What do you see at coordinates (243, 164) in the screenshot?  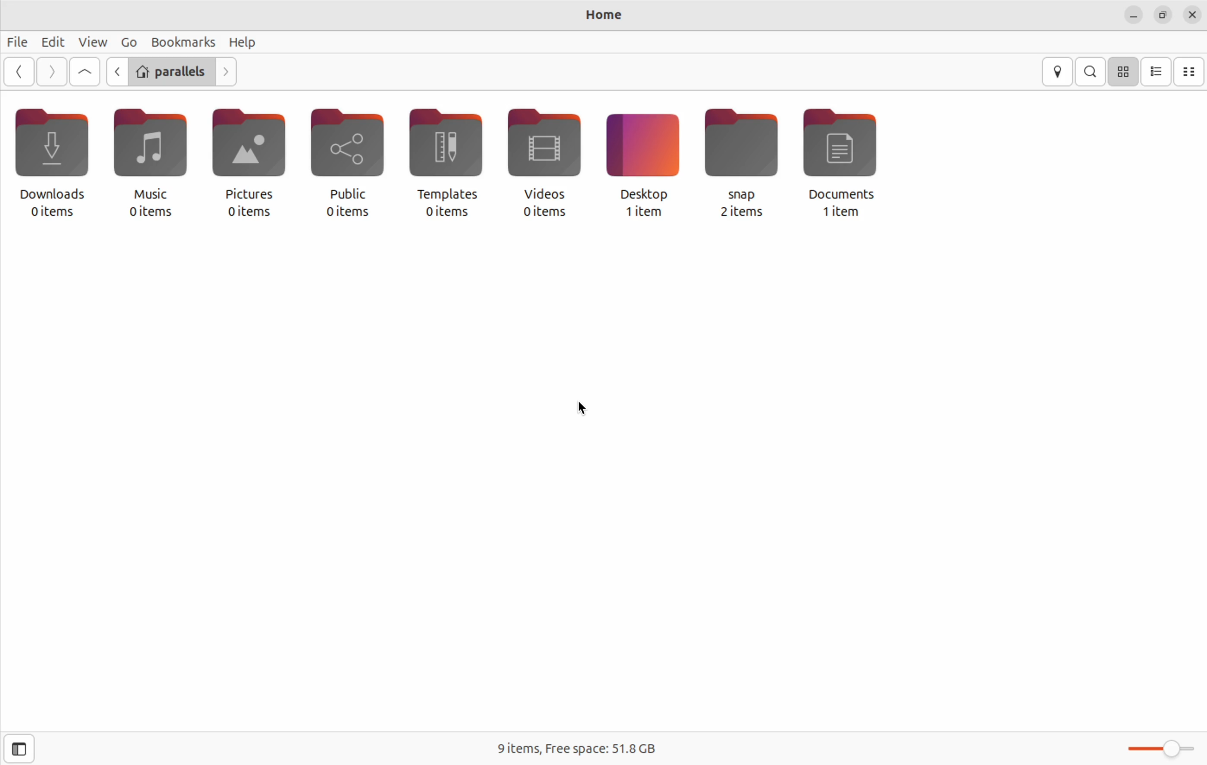 I see `pictures 0 items` at bounding box center [243, 164].